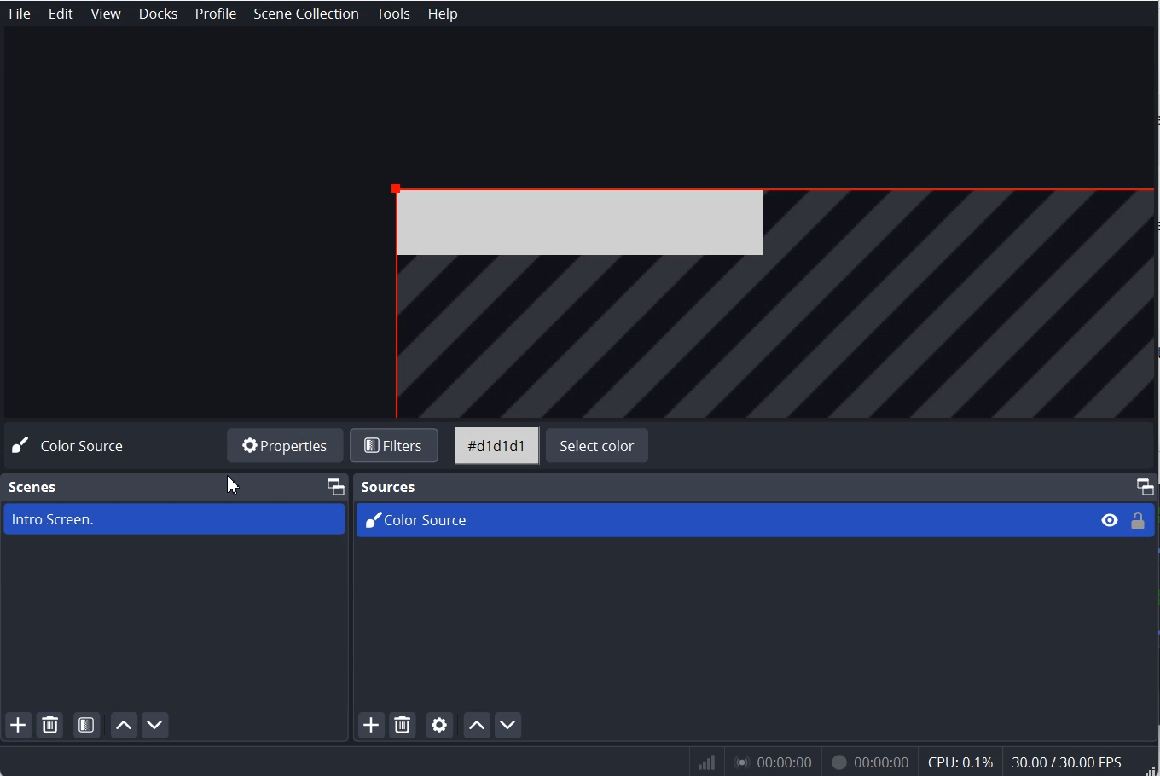  Describe the element at coordinates (1070, 763) in the screenshot. I see `30.00/ 30` at that location.